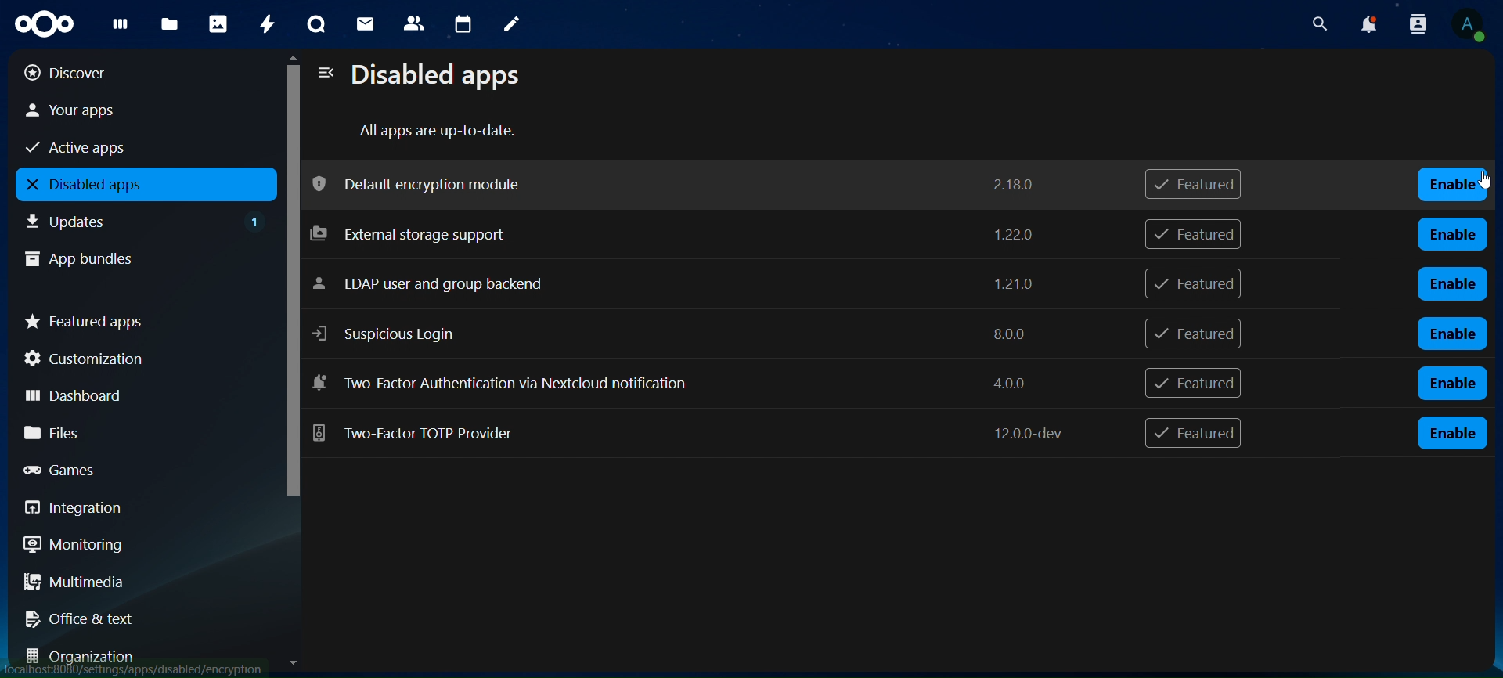  Describe the element at coordinates (126, 72) in the screenshot. I see `discover` at that location.